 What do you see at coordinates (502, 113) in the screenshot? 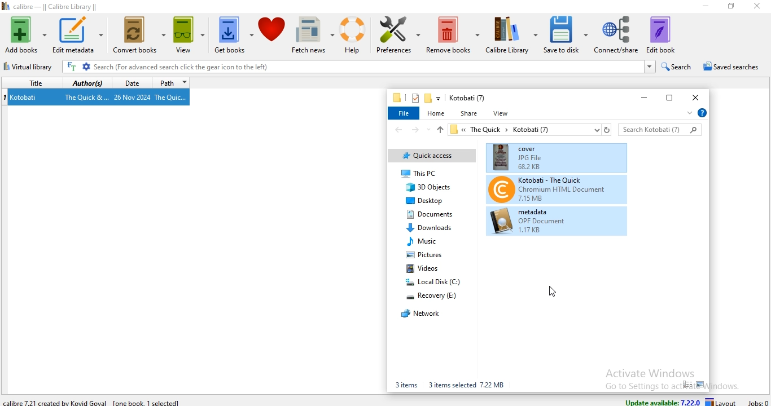
I see `view` at bounding box center [502, 113].